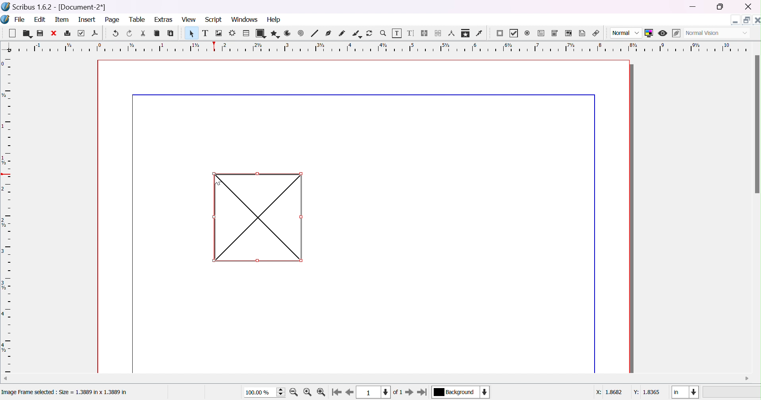 This screenshot has width=761, height=400. I want to click on windows, so click(244, 20).